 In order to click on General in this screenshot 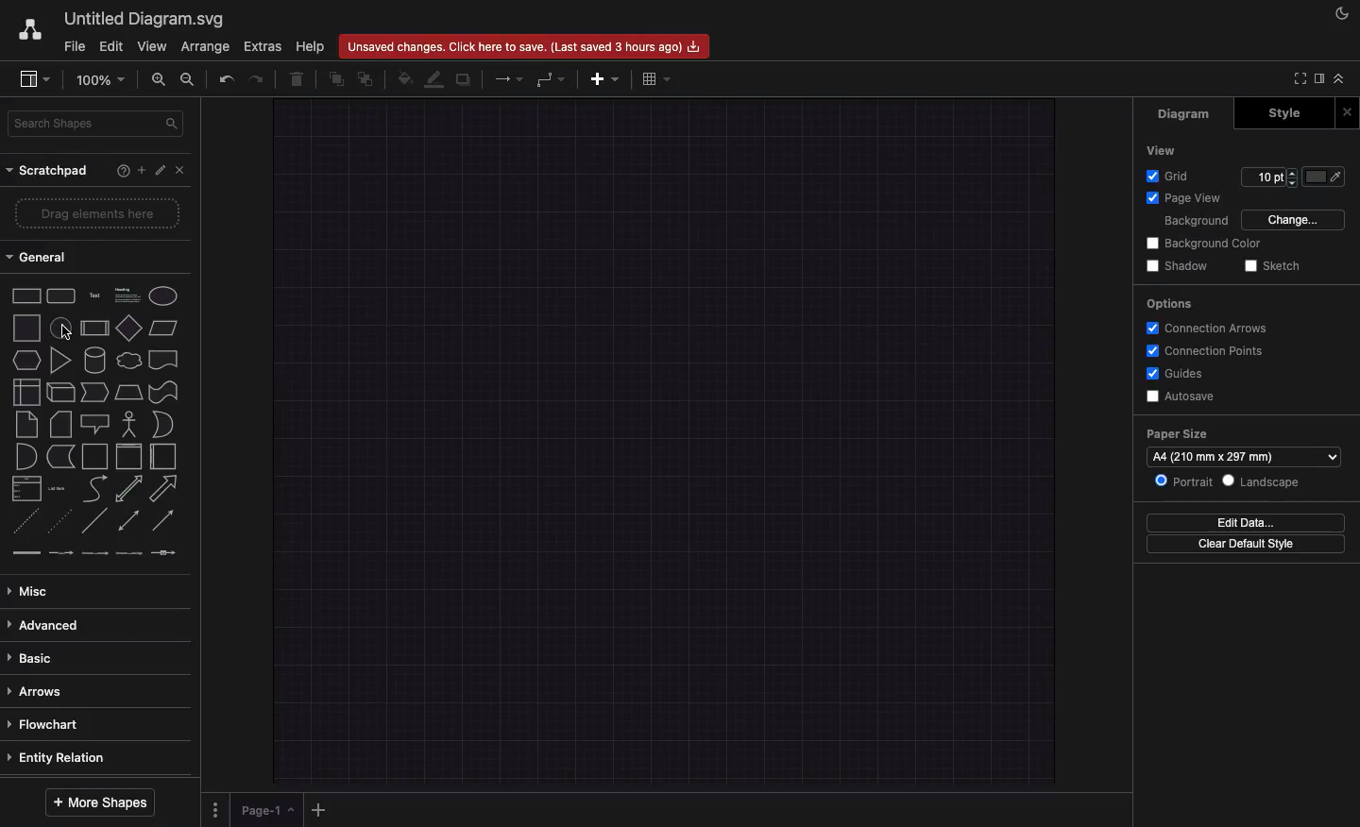, I will do `click(42, 256)`.